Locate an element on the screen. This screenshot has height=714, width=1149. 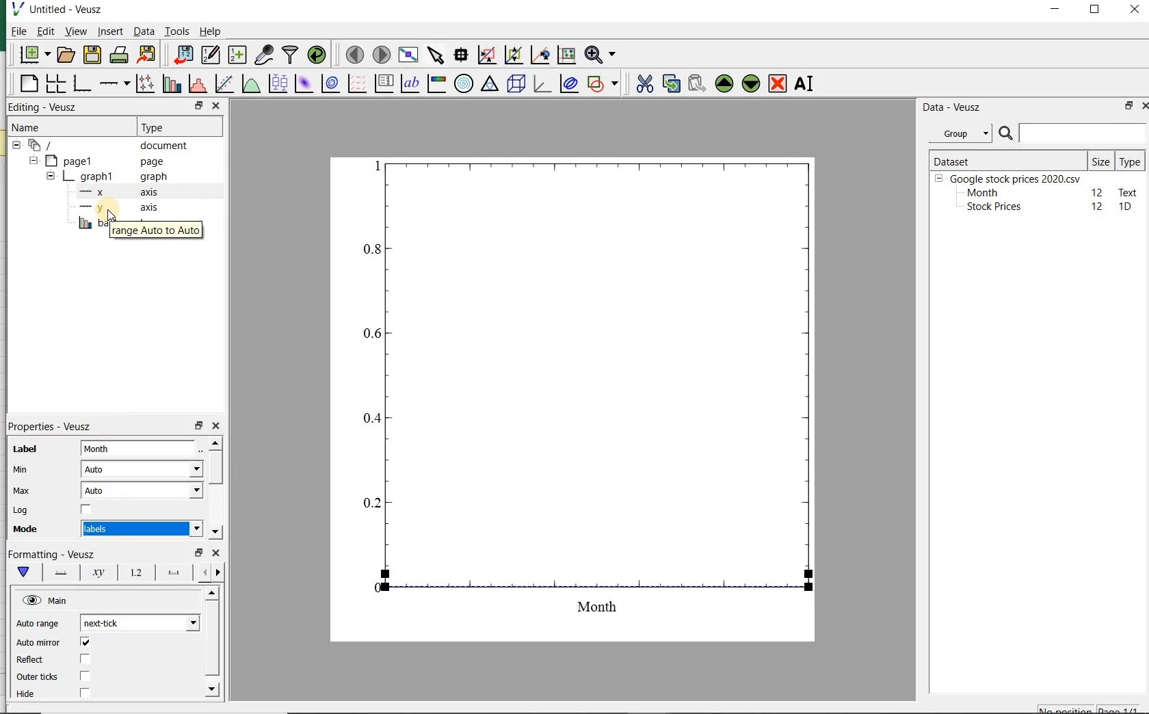
minimize is located at coordinates (1056, 10).